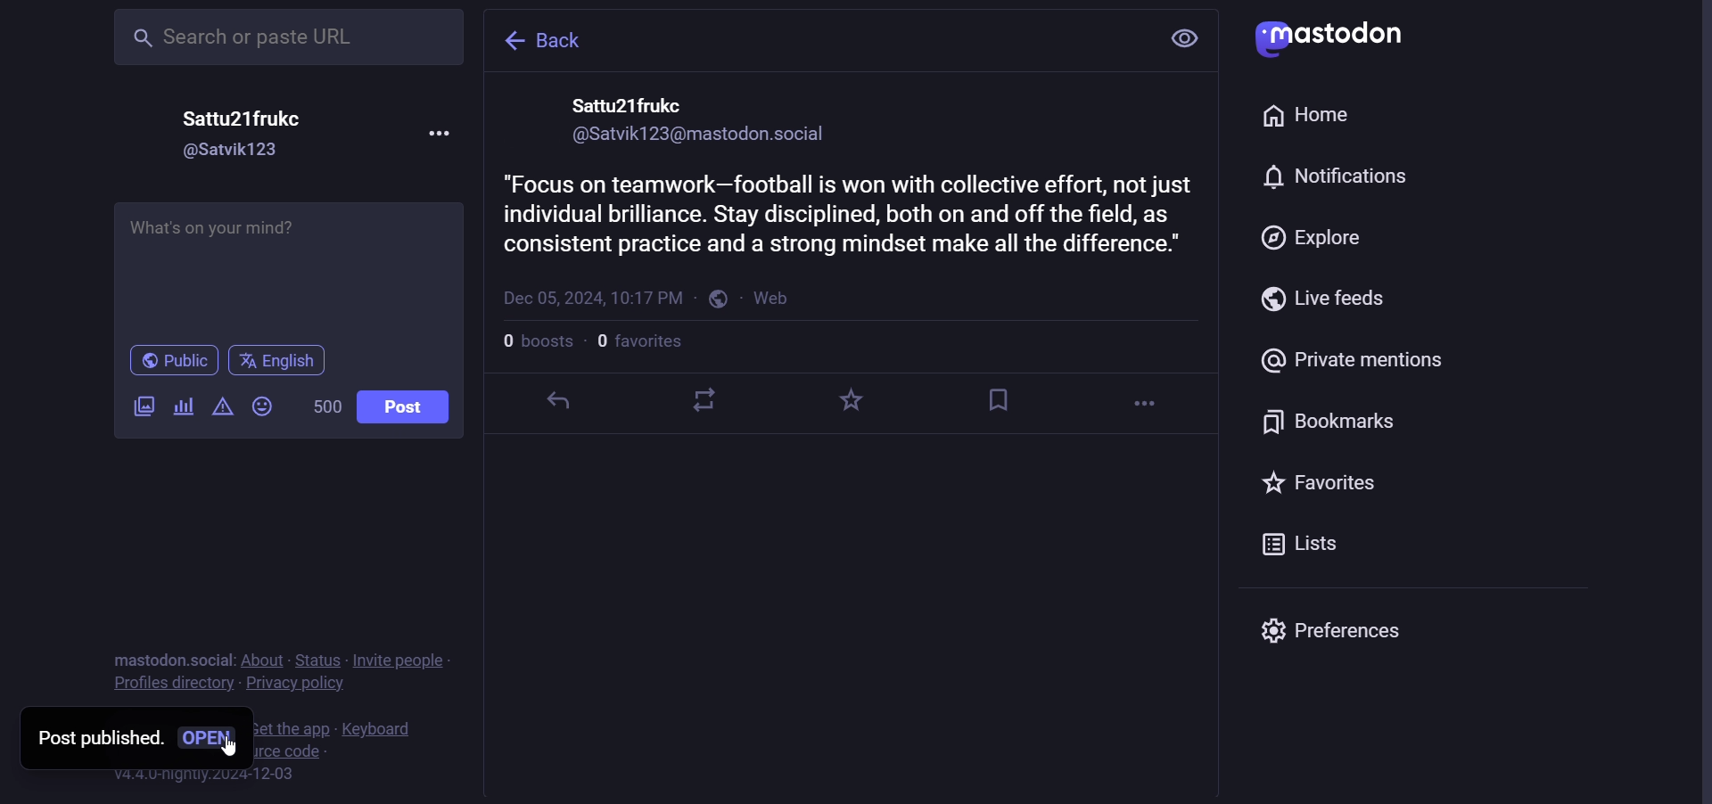 This screenshot has width=1712, height=804. Describe the element at coordinates (1329, 629) in the screenshot. I see `preferences` at that location.